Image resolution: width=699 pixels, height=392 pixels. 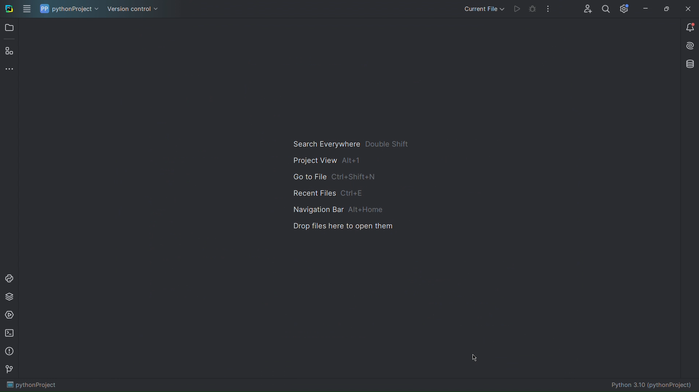 What do you see at coordinates (9, 333) in the screenshot?
I see `Terminal` at bounding box center [9, 333].